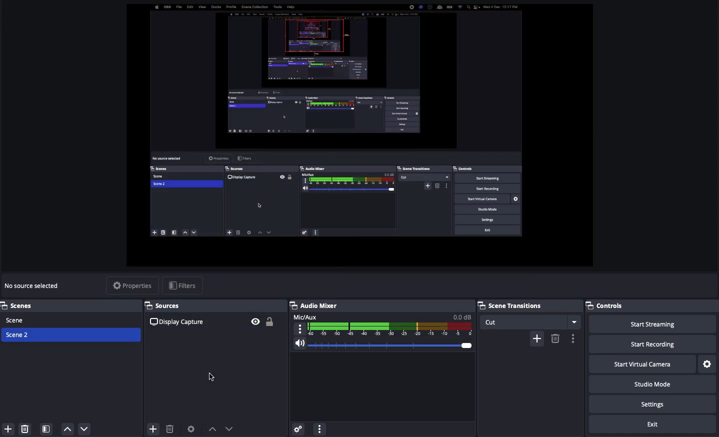  What do you see at coordinates (132, 285) in the screenshot?
I see `Properties` at bounding box center [132, 285].